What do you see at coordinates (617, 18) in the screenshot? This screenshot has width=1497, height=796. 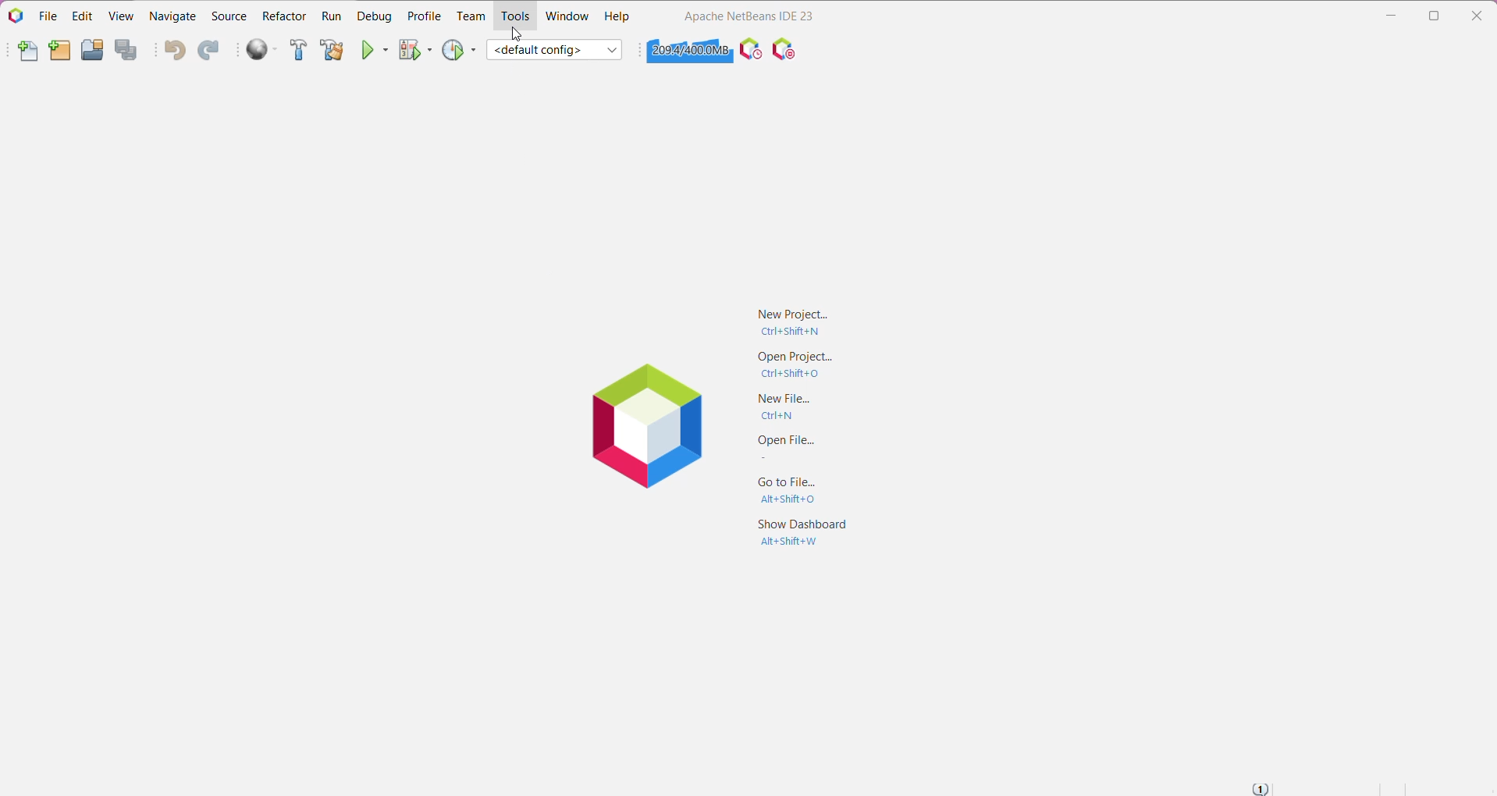 I see `Help` at bounding box center [617, 18].